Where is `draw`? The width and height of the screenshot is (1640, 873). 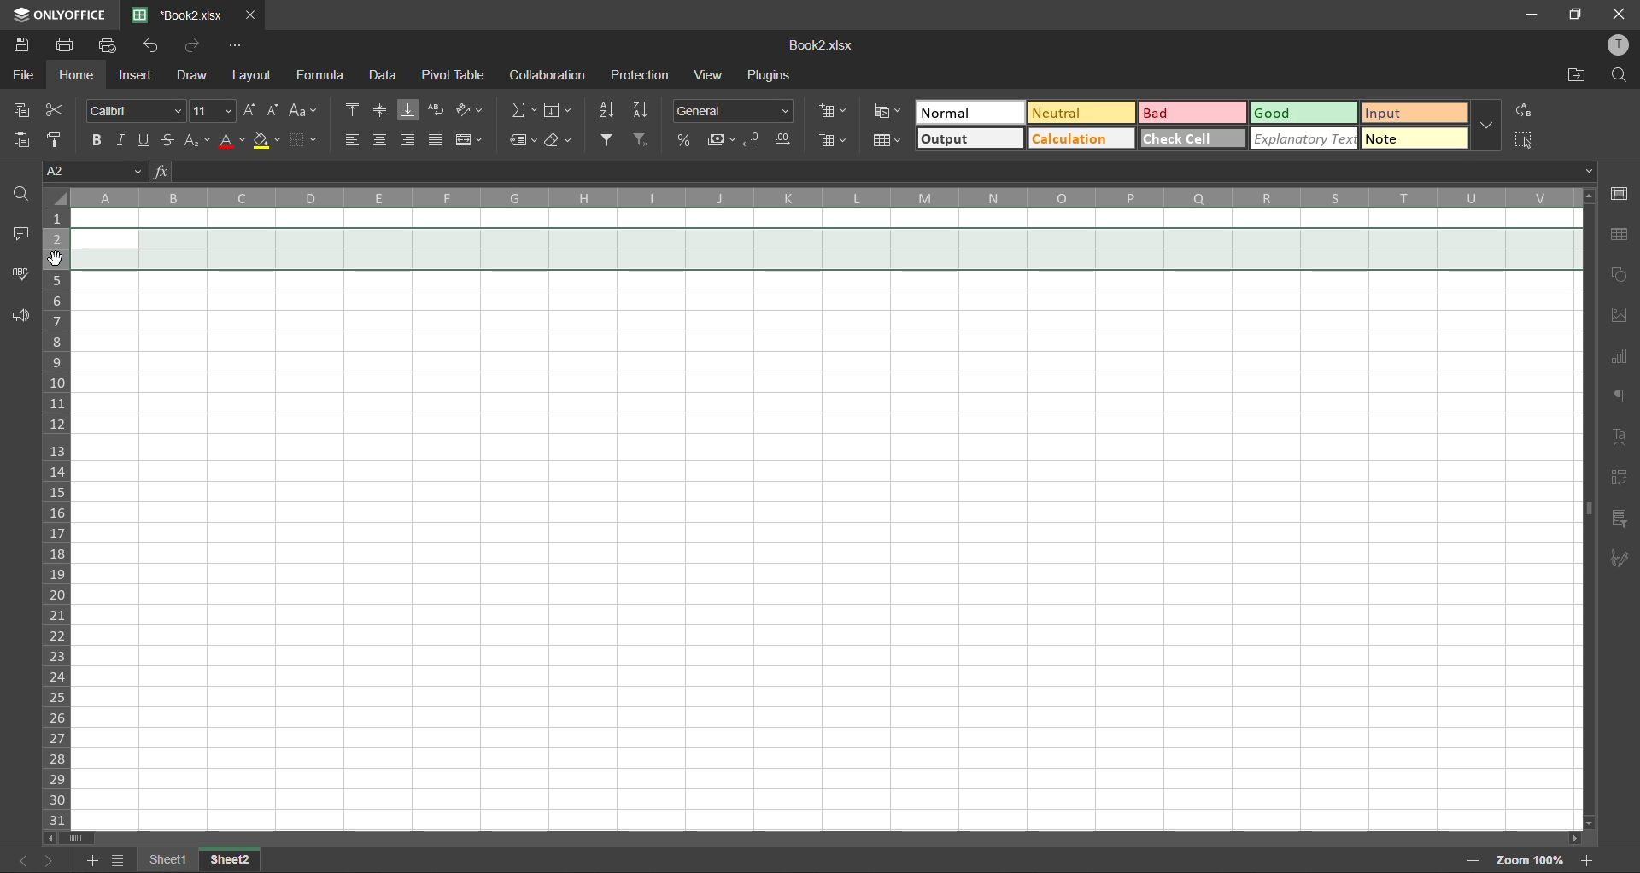
draw is located at coordinates (190, 73).